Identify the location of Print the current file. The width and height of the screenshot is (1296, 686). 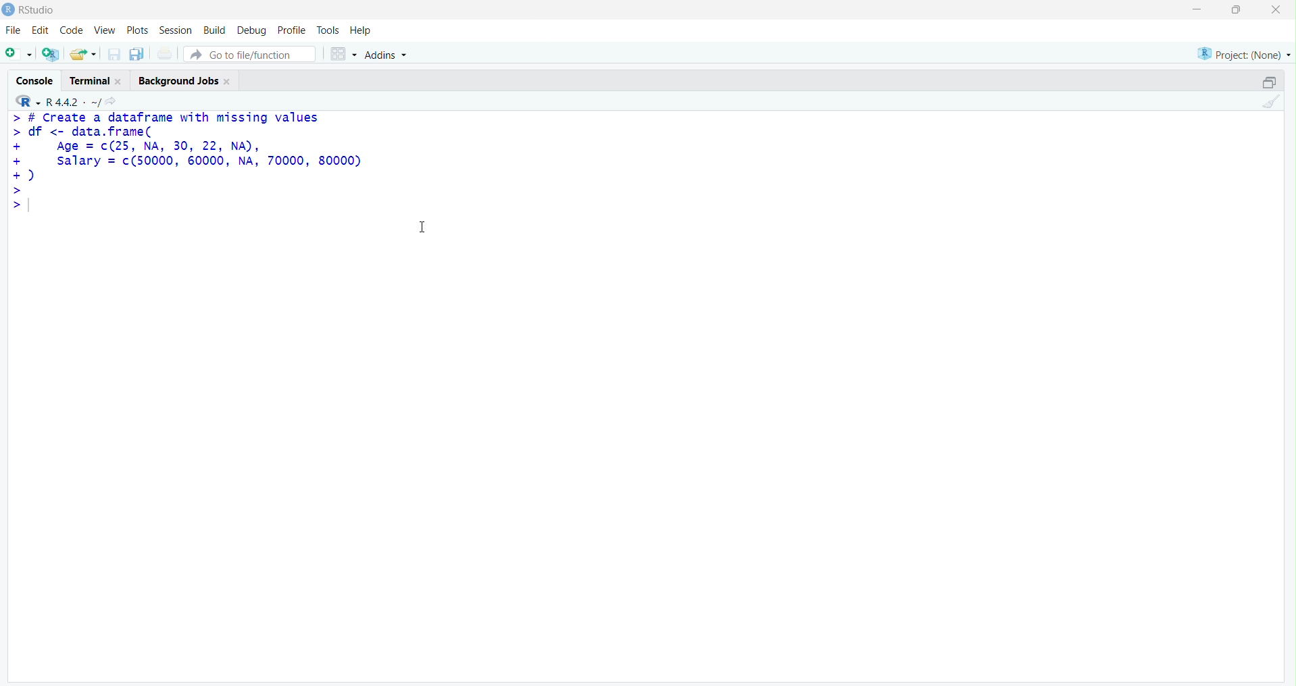
(165, 52).